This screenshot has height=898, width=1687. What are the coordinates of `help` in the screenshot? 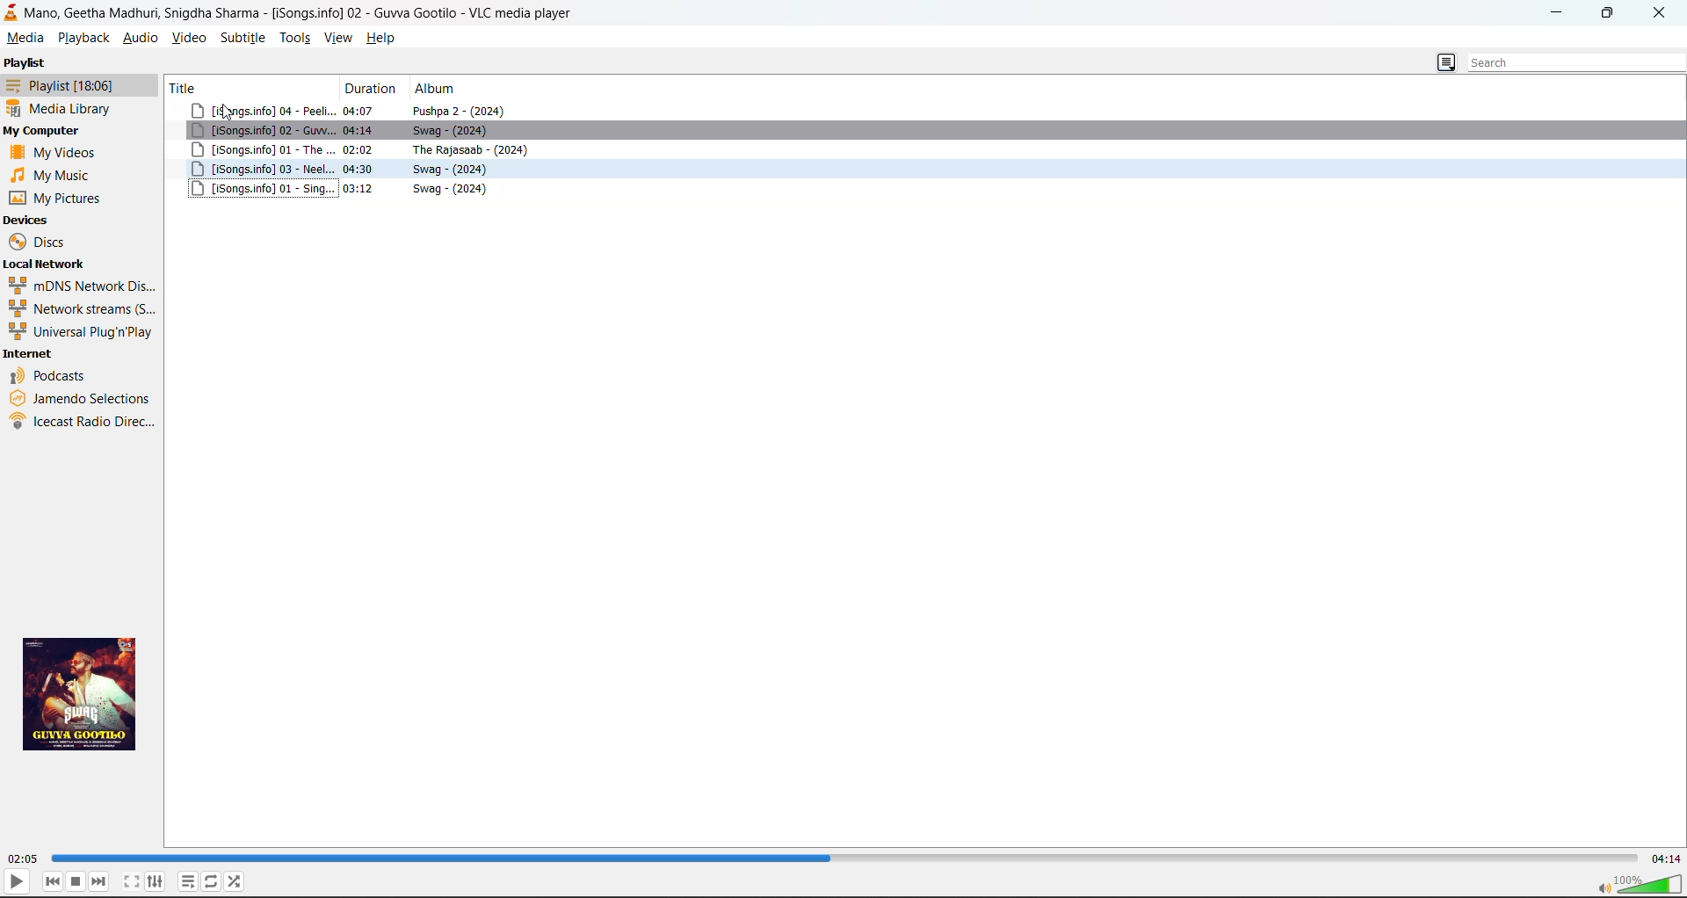 It's located at (380, 37).